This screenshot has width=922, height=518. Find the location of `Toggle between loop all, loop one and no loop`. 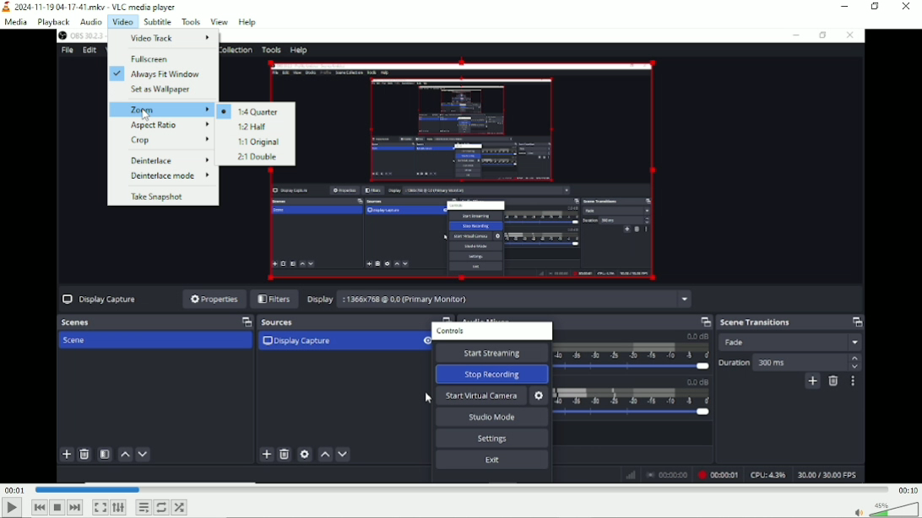

Toggle between loop all, loop one and no loop is located at coordinates (162, 507).